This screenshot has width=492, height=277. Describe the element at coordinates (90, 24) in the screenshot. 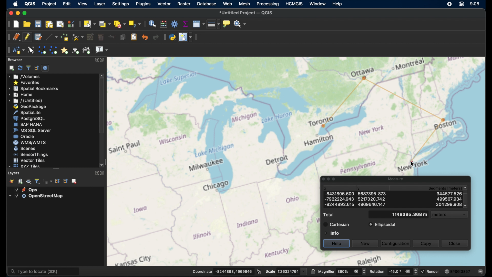

I see `select features by area or single click` at that location.